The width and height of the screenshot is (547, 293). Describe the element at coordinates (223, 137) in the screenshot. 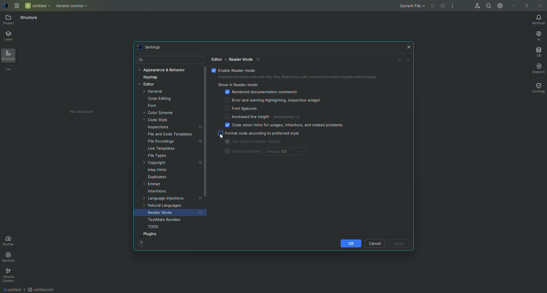

I see `cursor` at that location.